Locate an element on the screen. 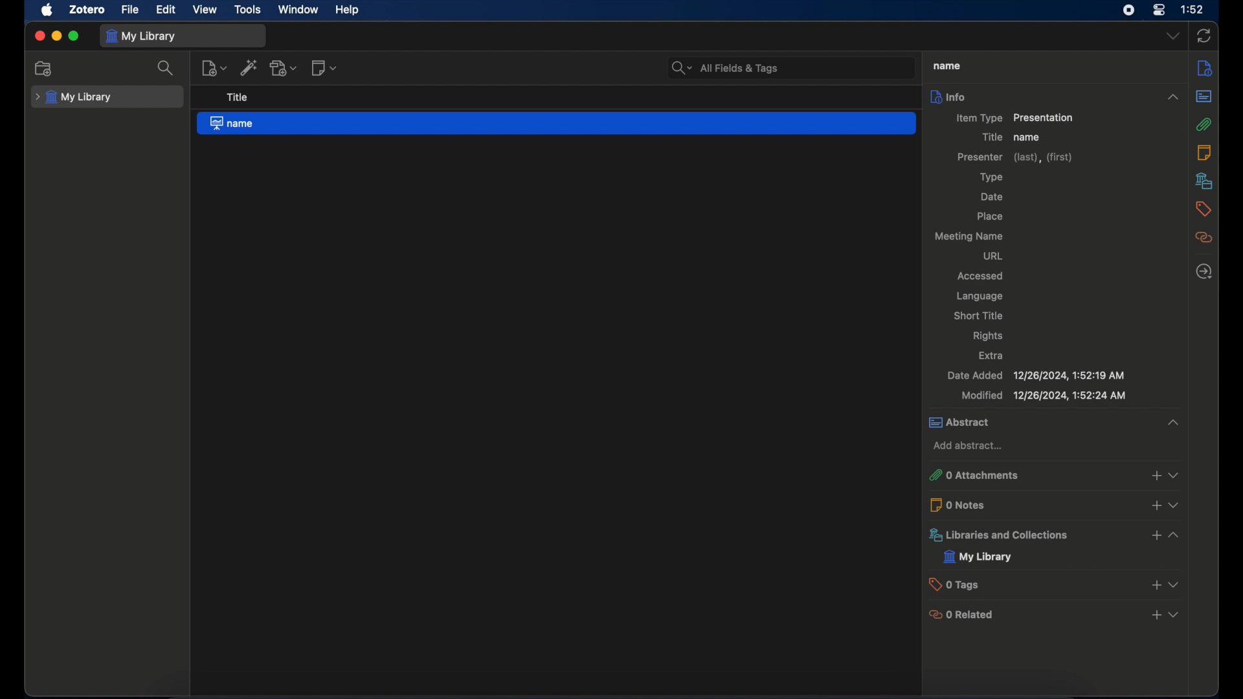 This screenshot has width=1243, height=699. locate is located at coordinates (1205, 272).